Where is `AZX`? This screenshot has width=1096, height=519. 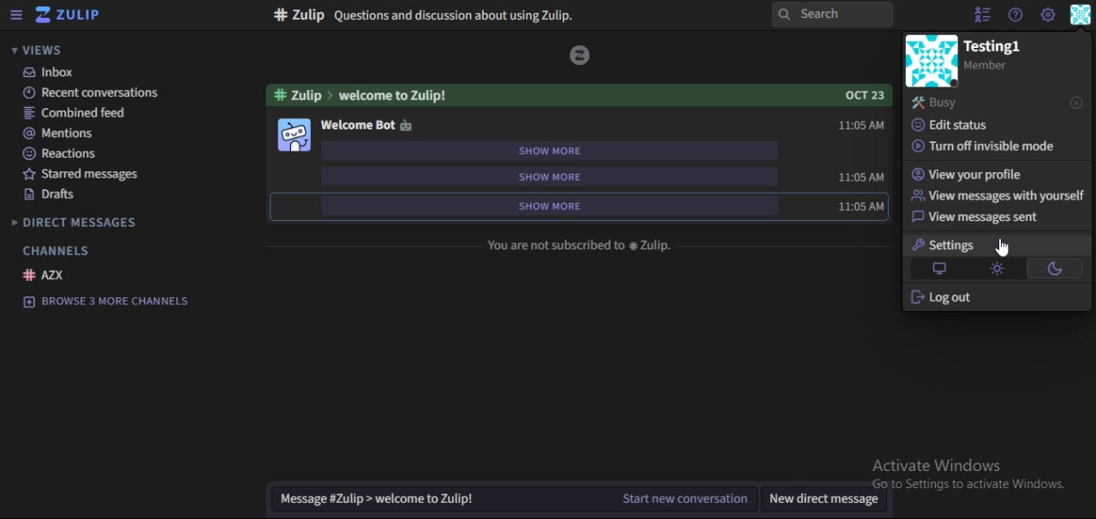
AZX is located at coordinates (48, 274).